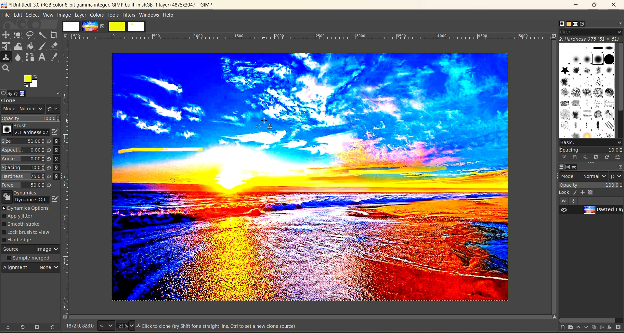  Describe the element at coordinates (54, 34) in the screenshot. I see `crope tool` at that location.